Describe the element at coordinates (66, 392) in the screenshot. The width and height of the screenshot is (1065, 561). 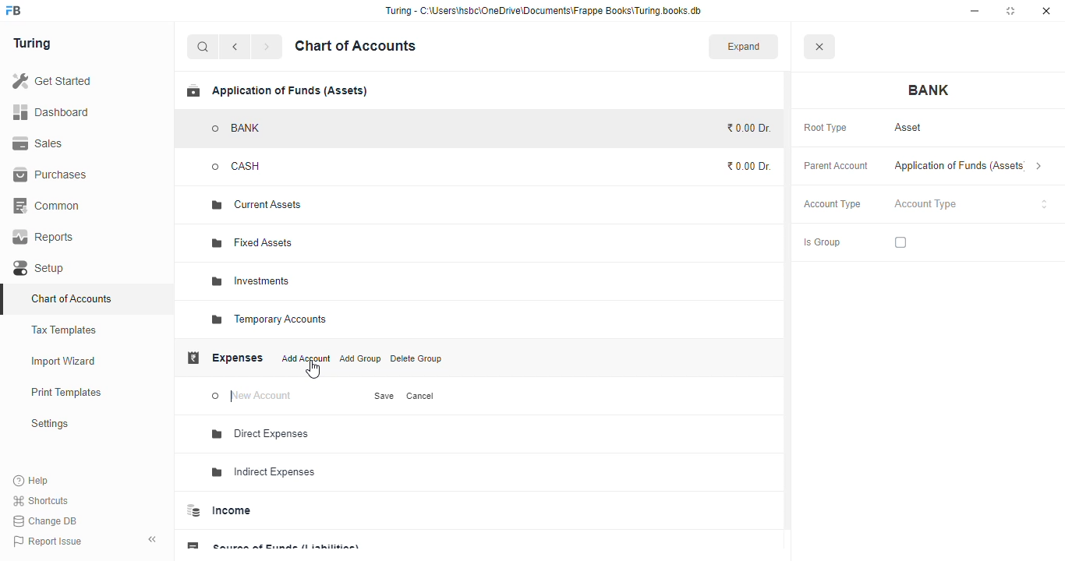
I see `print templates` at that location.